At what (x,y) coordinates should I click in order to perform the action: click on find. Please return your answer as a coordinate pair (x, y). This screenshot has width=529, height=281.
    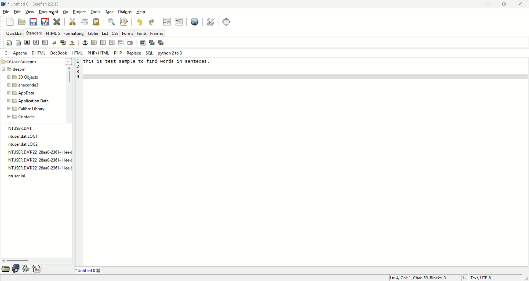
    Looking at the image, I should click on (110, 22).